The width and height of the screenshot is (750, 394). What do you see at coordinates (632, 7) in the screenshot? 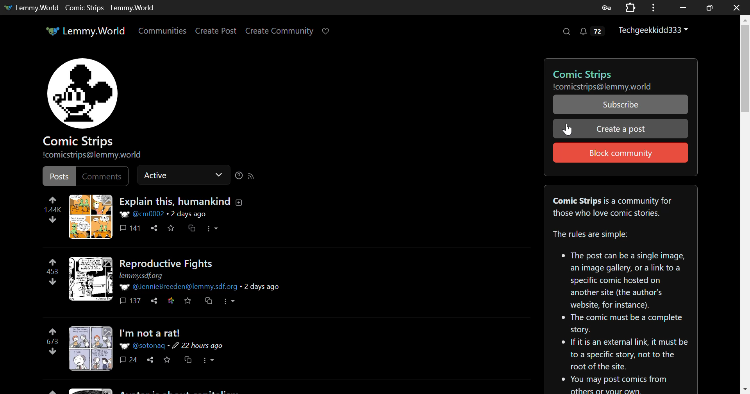
I see `Extensions` at bounding box center [632, 7].